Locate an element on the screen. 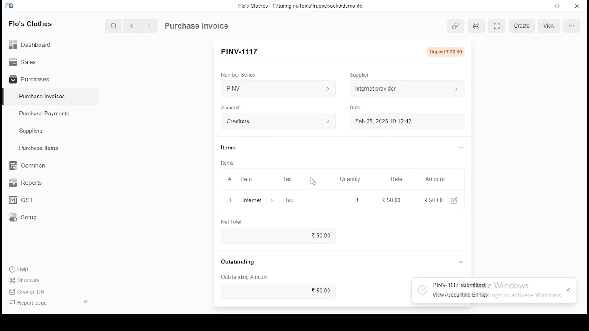 The height and width of the screenshot is (331, 589). gst is located at coordinates (21, 201).